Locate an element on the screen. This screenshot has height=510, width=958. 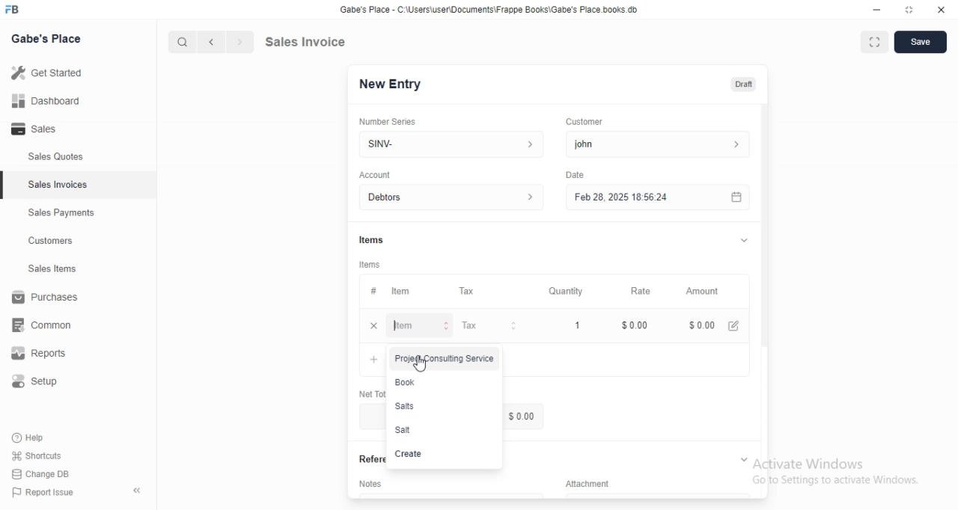
Draft is located at coordinates (745, 85).